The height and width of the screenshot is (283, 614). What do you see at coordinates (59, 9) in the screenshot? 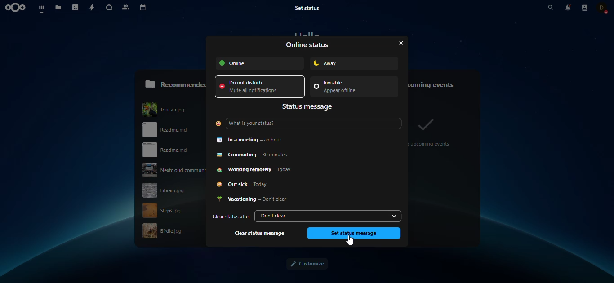
I see `files` at bounding box center [59, 9].